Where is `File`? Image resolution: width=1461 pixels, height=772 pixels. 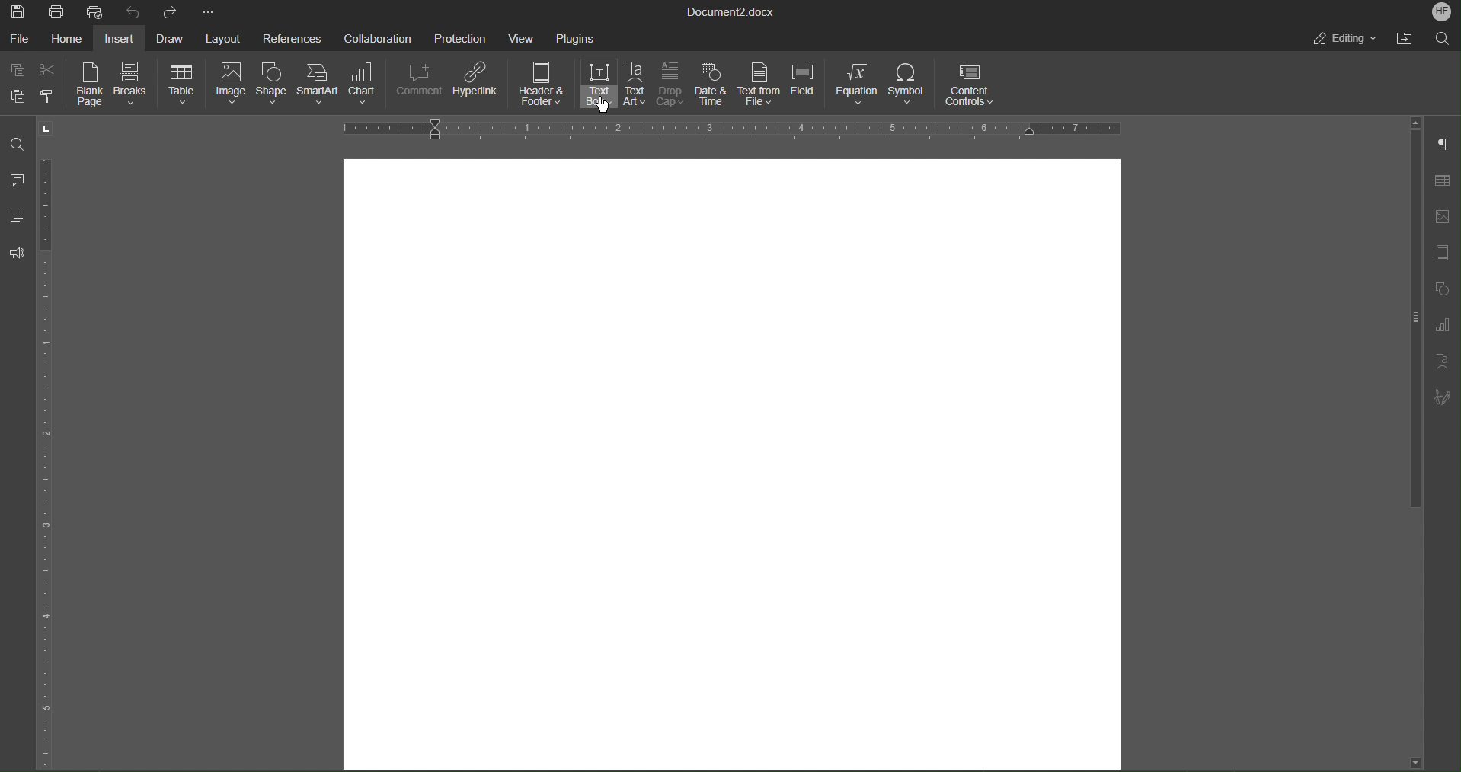 File is located at coordinates (20, 37).